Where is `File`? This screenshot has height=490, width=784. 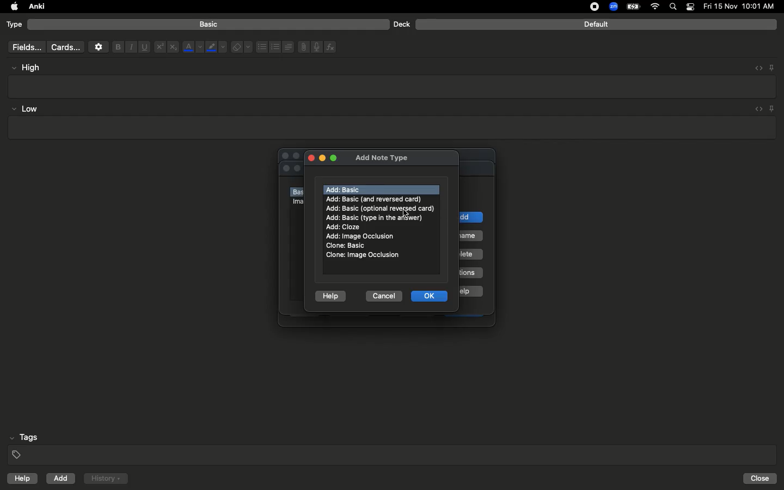
File is located at coordinates (302, 47).